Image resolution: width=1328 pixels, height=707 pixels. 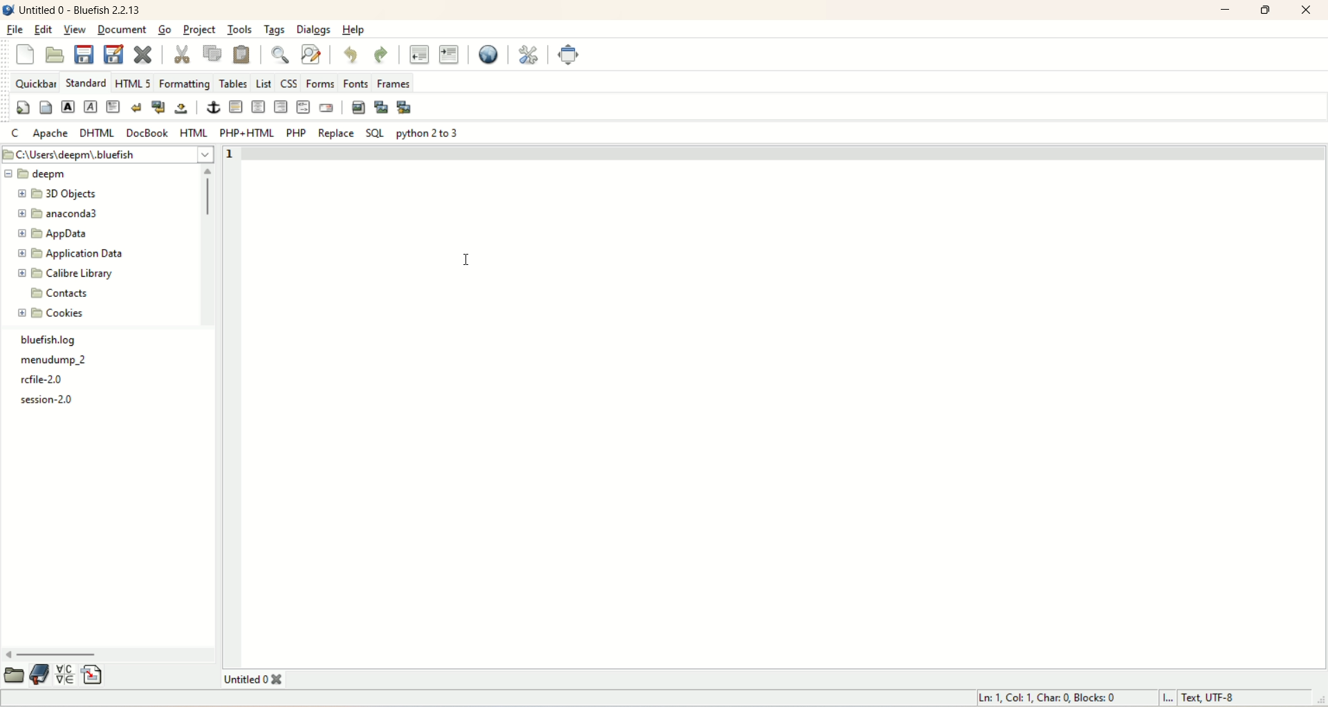 What do you see at coordinates (533, 55) in the screenshot?
I see `edit preferences` at bounding box center [533, 55].